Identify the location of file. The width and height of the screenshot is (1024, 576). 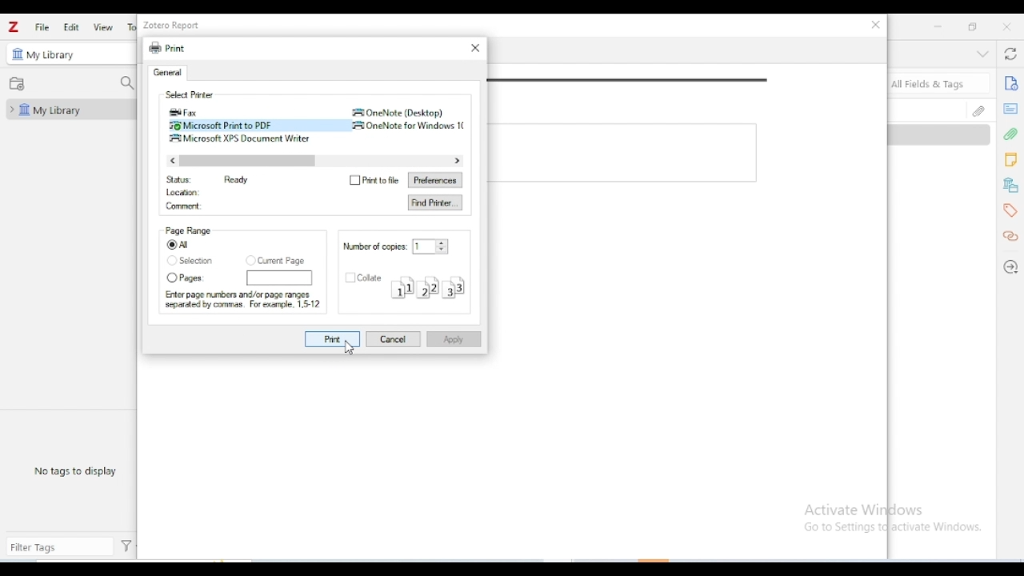
(43, 27).